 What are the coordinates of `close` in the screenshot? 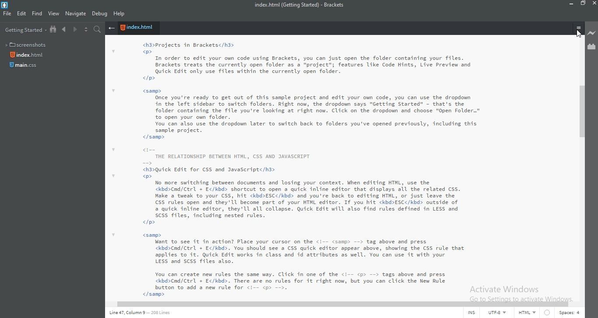 It's located at (594, 3).